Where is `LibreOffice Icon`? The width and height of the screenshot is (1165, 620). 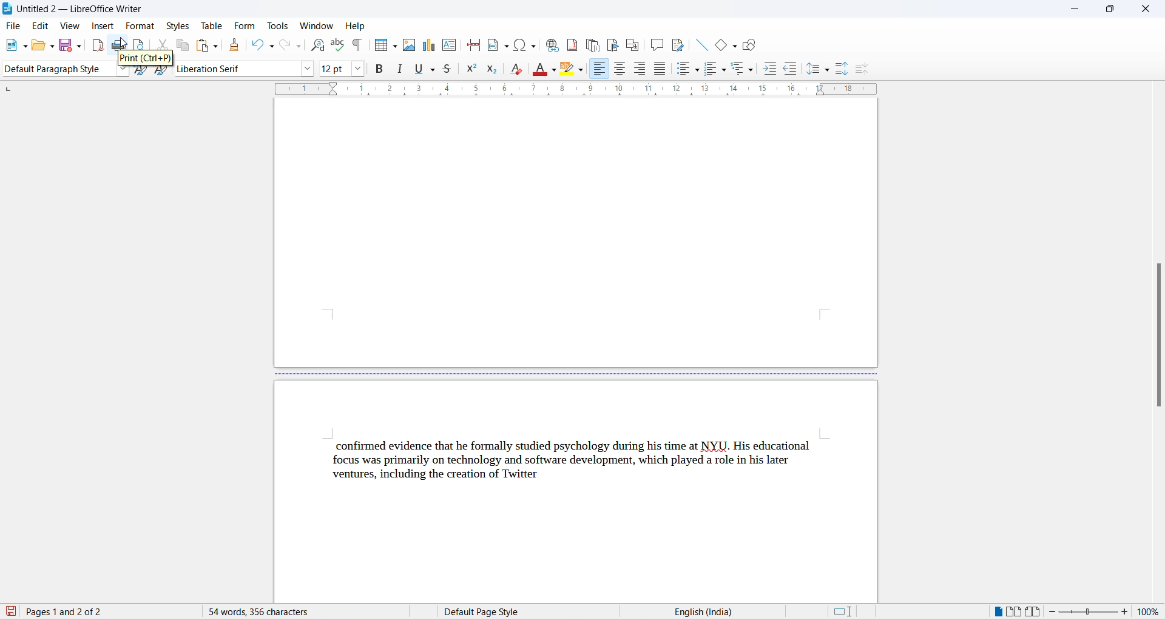 LibreOffice Icon is located at coordinates (7, 10).